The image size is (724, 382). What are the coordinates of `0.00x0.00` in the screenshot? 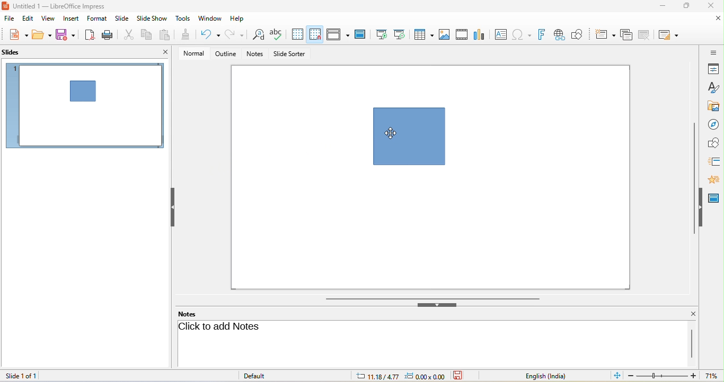 It's located at (427, 376).